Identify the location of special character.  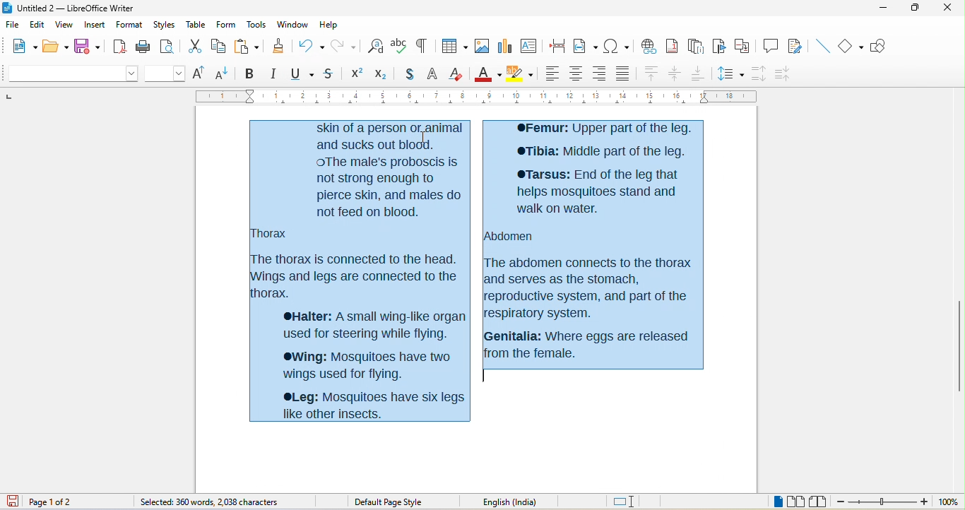
(618, 46).